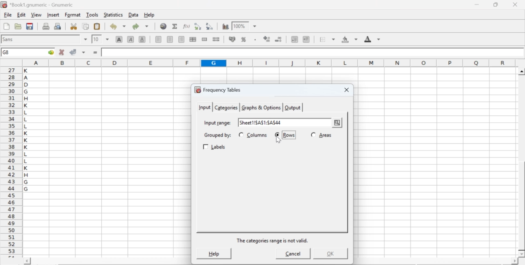 This screenshot has width=525, height=265. What do you see at coordinates (522, 163) in the screenshot?
I see `scroll bar` at bounding box center [522, 163].